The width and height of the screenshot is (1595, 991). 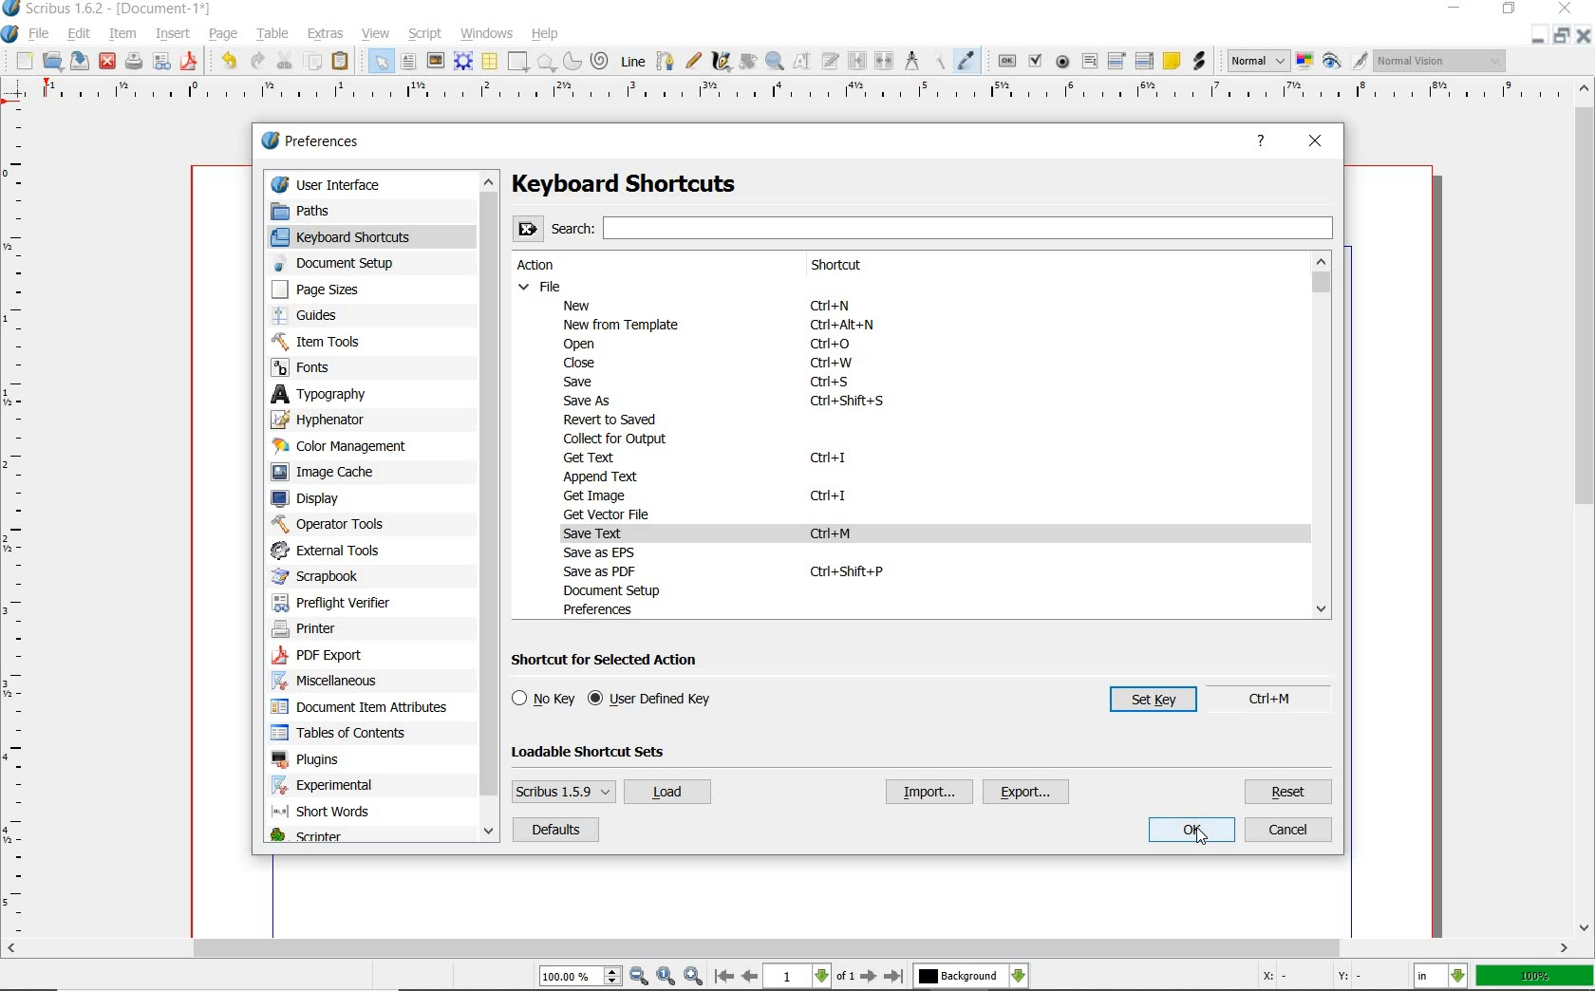 What do you see at coordinates (372, 183) in the screenshot?
I see `user interface` at bounding box center [372, 183].